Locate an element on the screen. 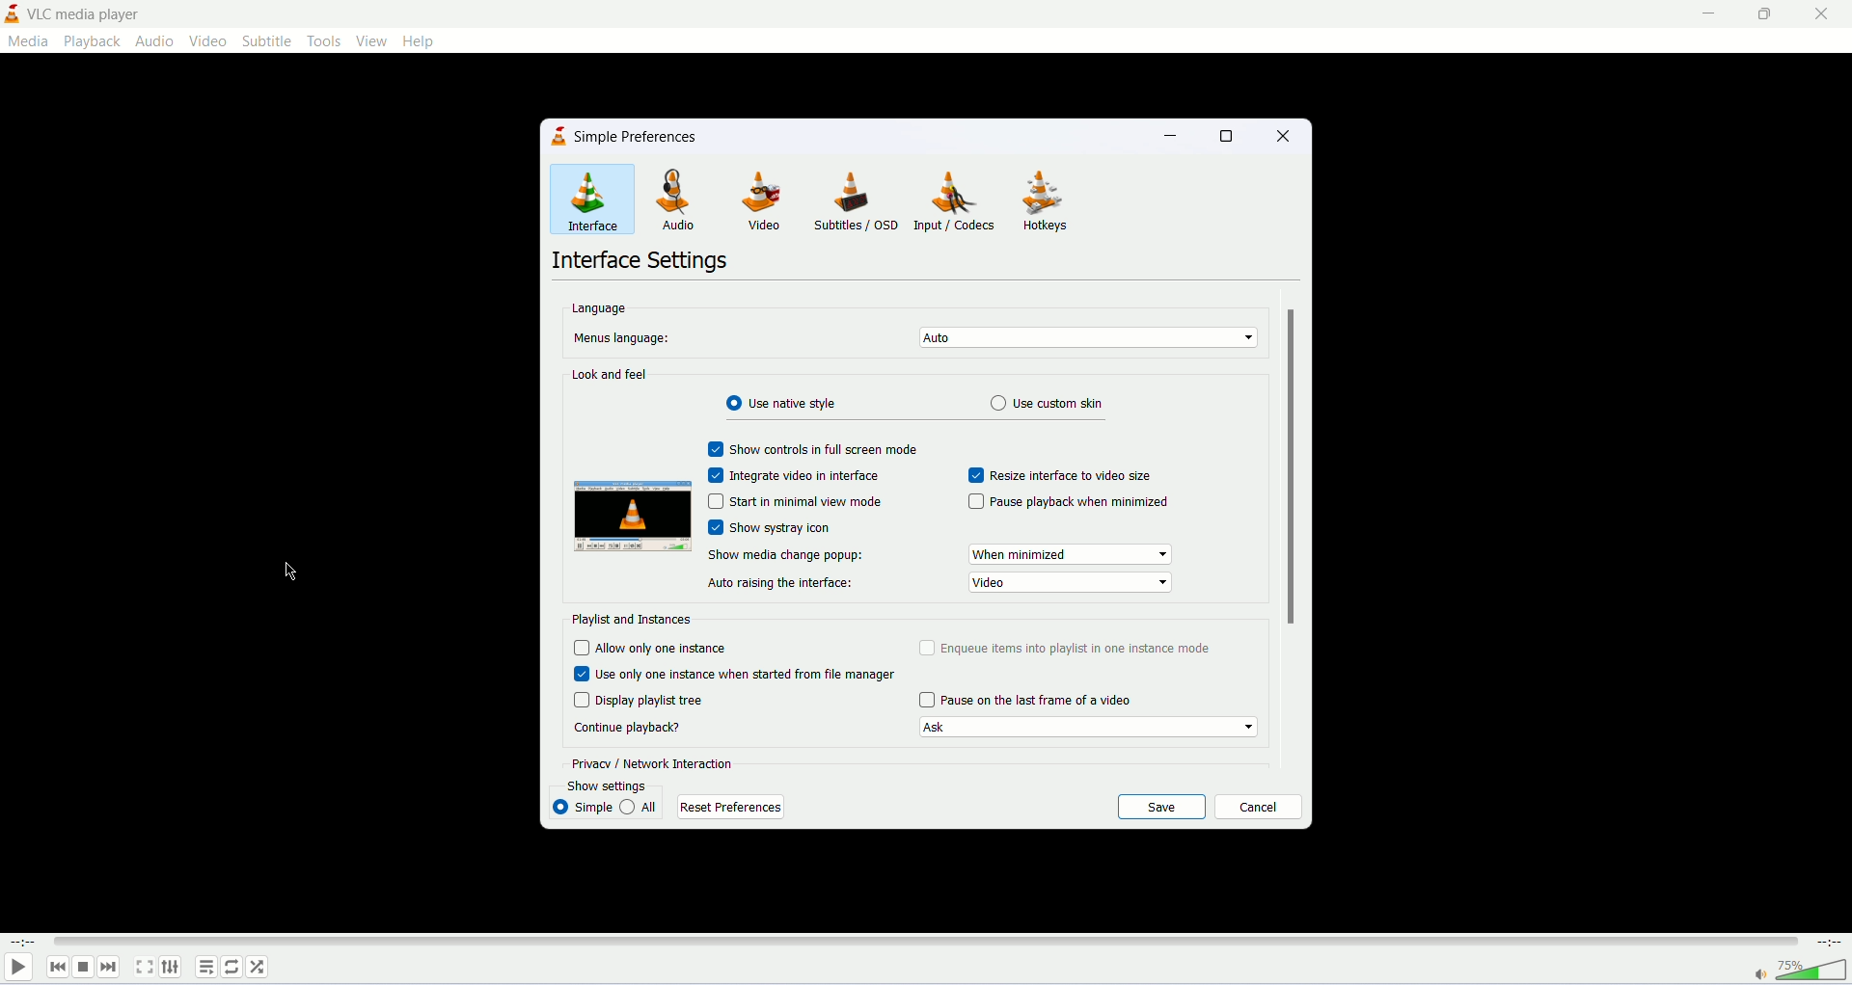 This screenshot has height=985, width=1852. extended settings is located at coordinates (170, 967).